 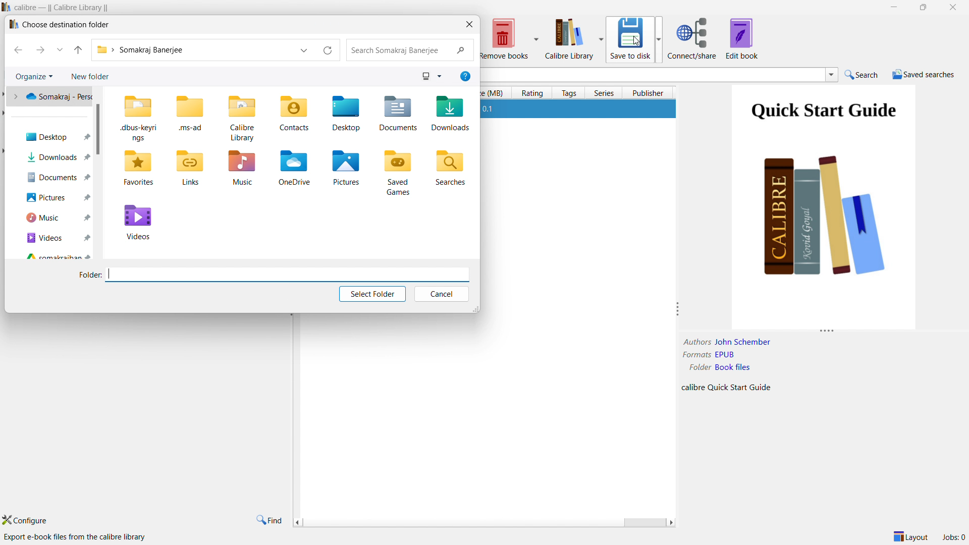 What do you see at coordinates (693, 367) in the screenshot?
I see `Folder` at bounding box center [693, 367].